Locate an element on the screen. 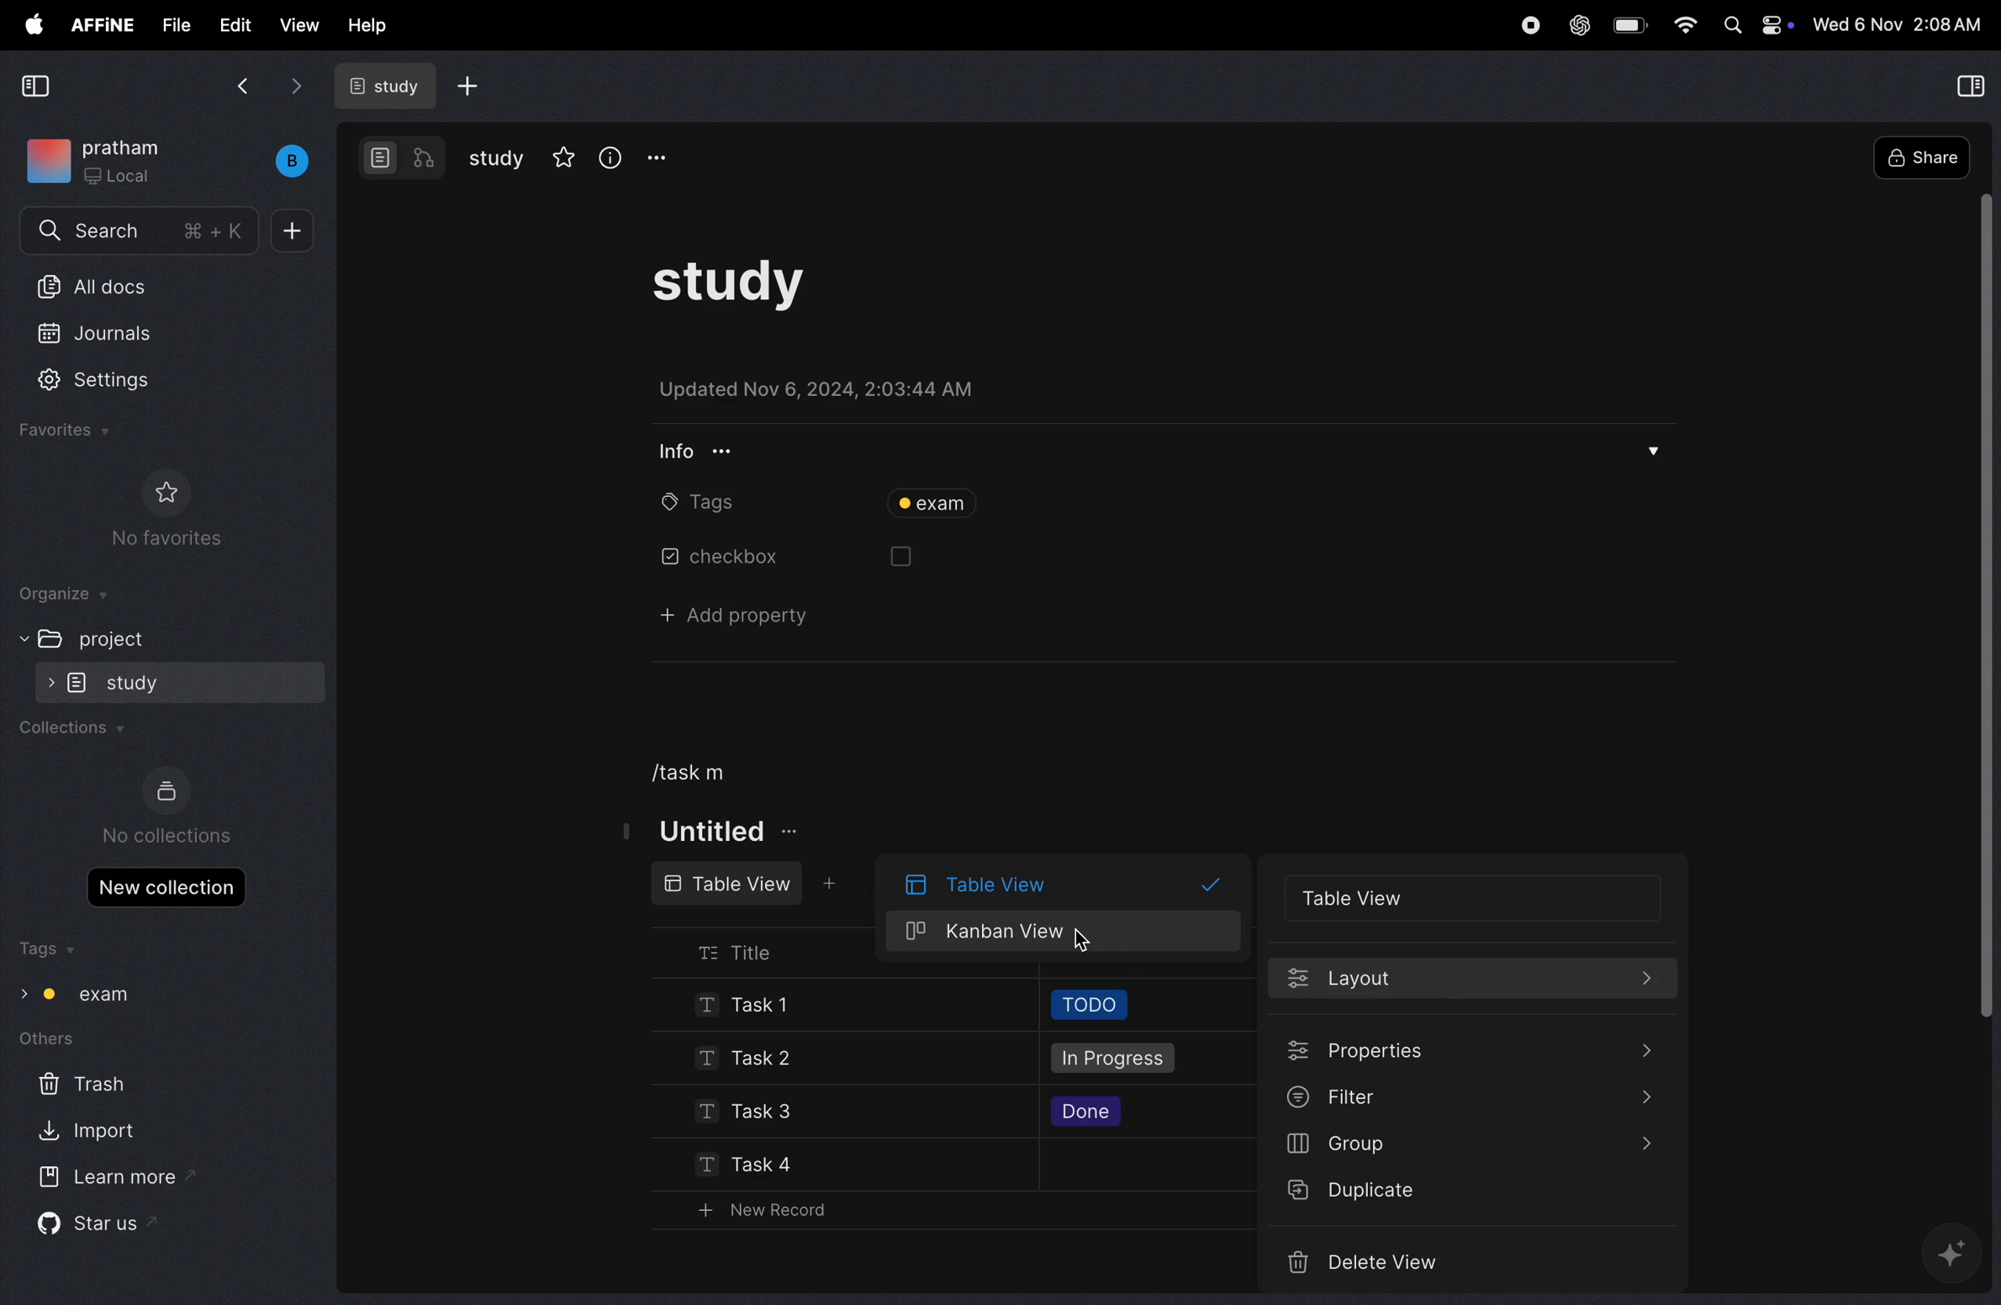  study task is located at coordinates (756, 283).